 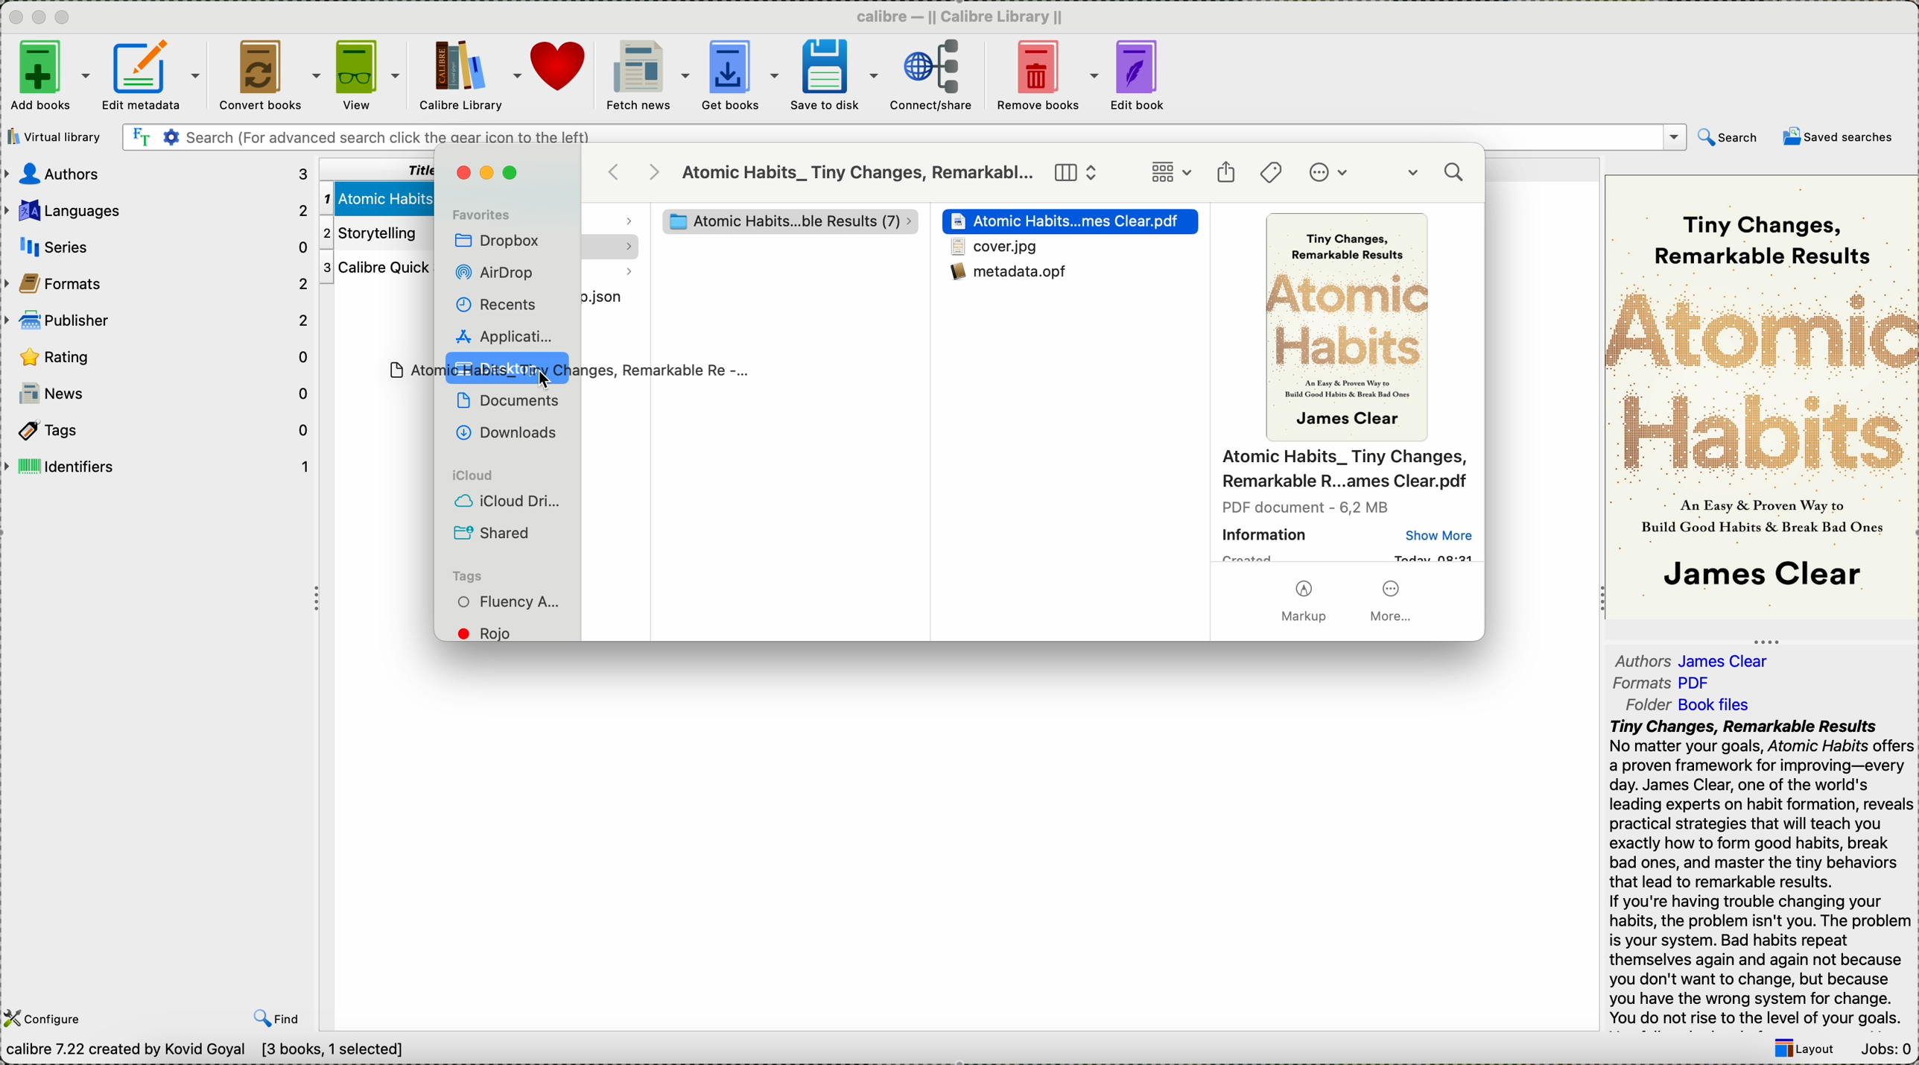 What do you see at coordinates (514, 173) in the screenshot?
I see `maximize window` at bounding box center [514, 173].